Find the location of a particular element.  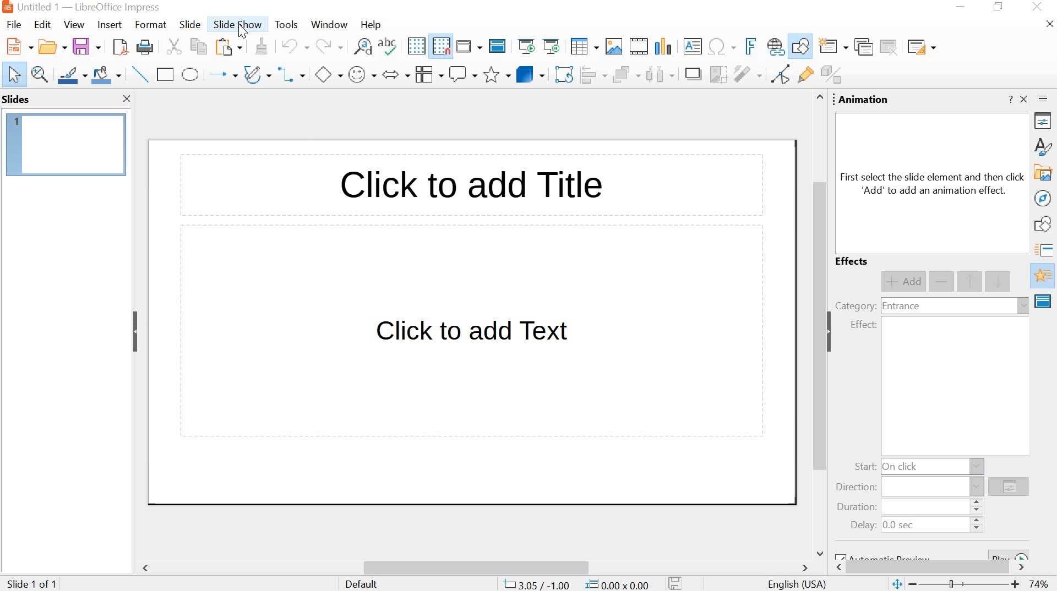

new slide is located at coordinates (834, 47).